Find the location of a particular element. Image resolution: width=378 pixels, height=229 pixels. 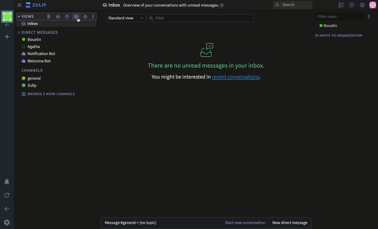

sidebar is located at coordinates (19, 5).